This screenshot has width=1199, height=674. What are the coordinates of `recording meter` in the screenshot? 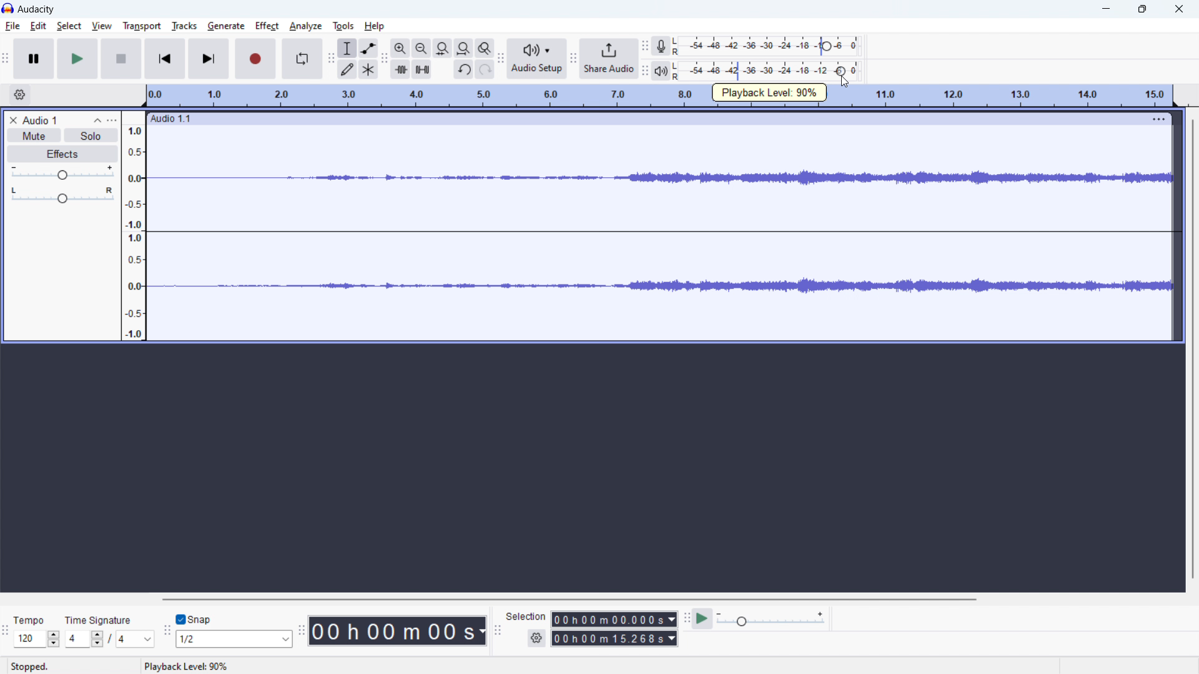 It's located at (645, 46).